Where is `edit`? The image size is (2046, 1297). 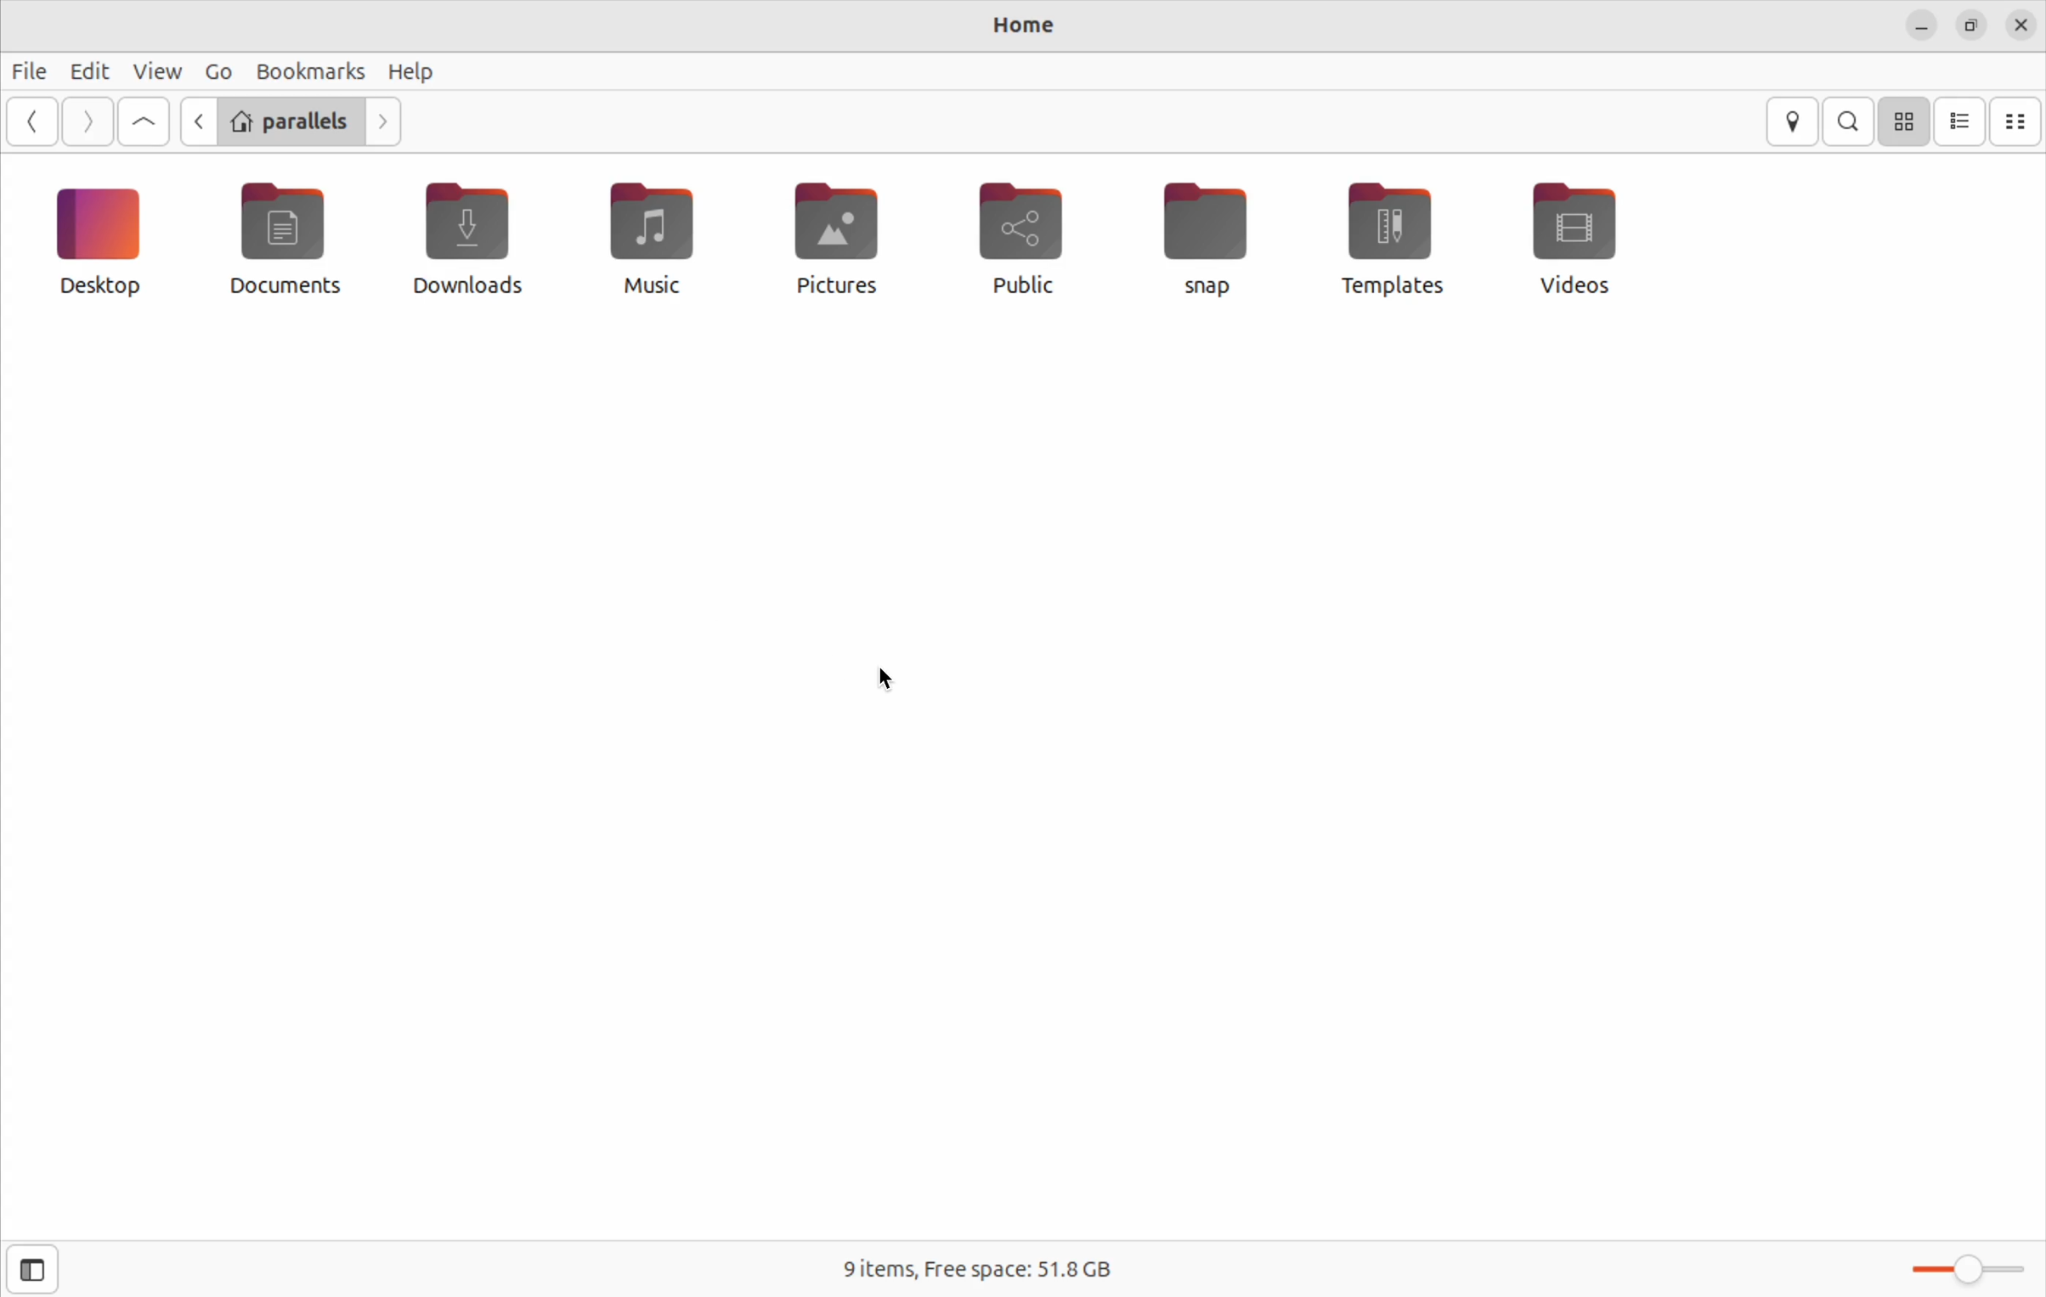
edit is located at coordinates (78, 69).